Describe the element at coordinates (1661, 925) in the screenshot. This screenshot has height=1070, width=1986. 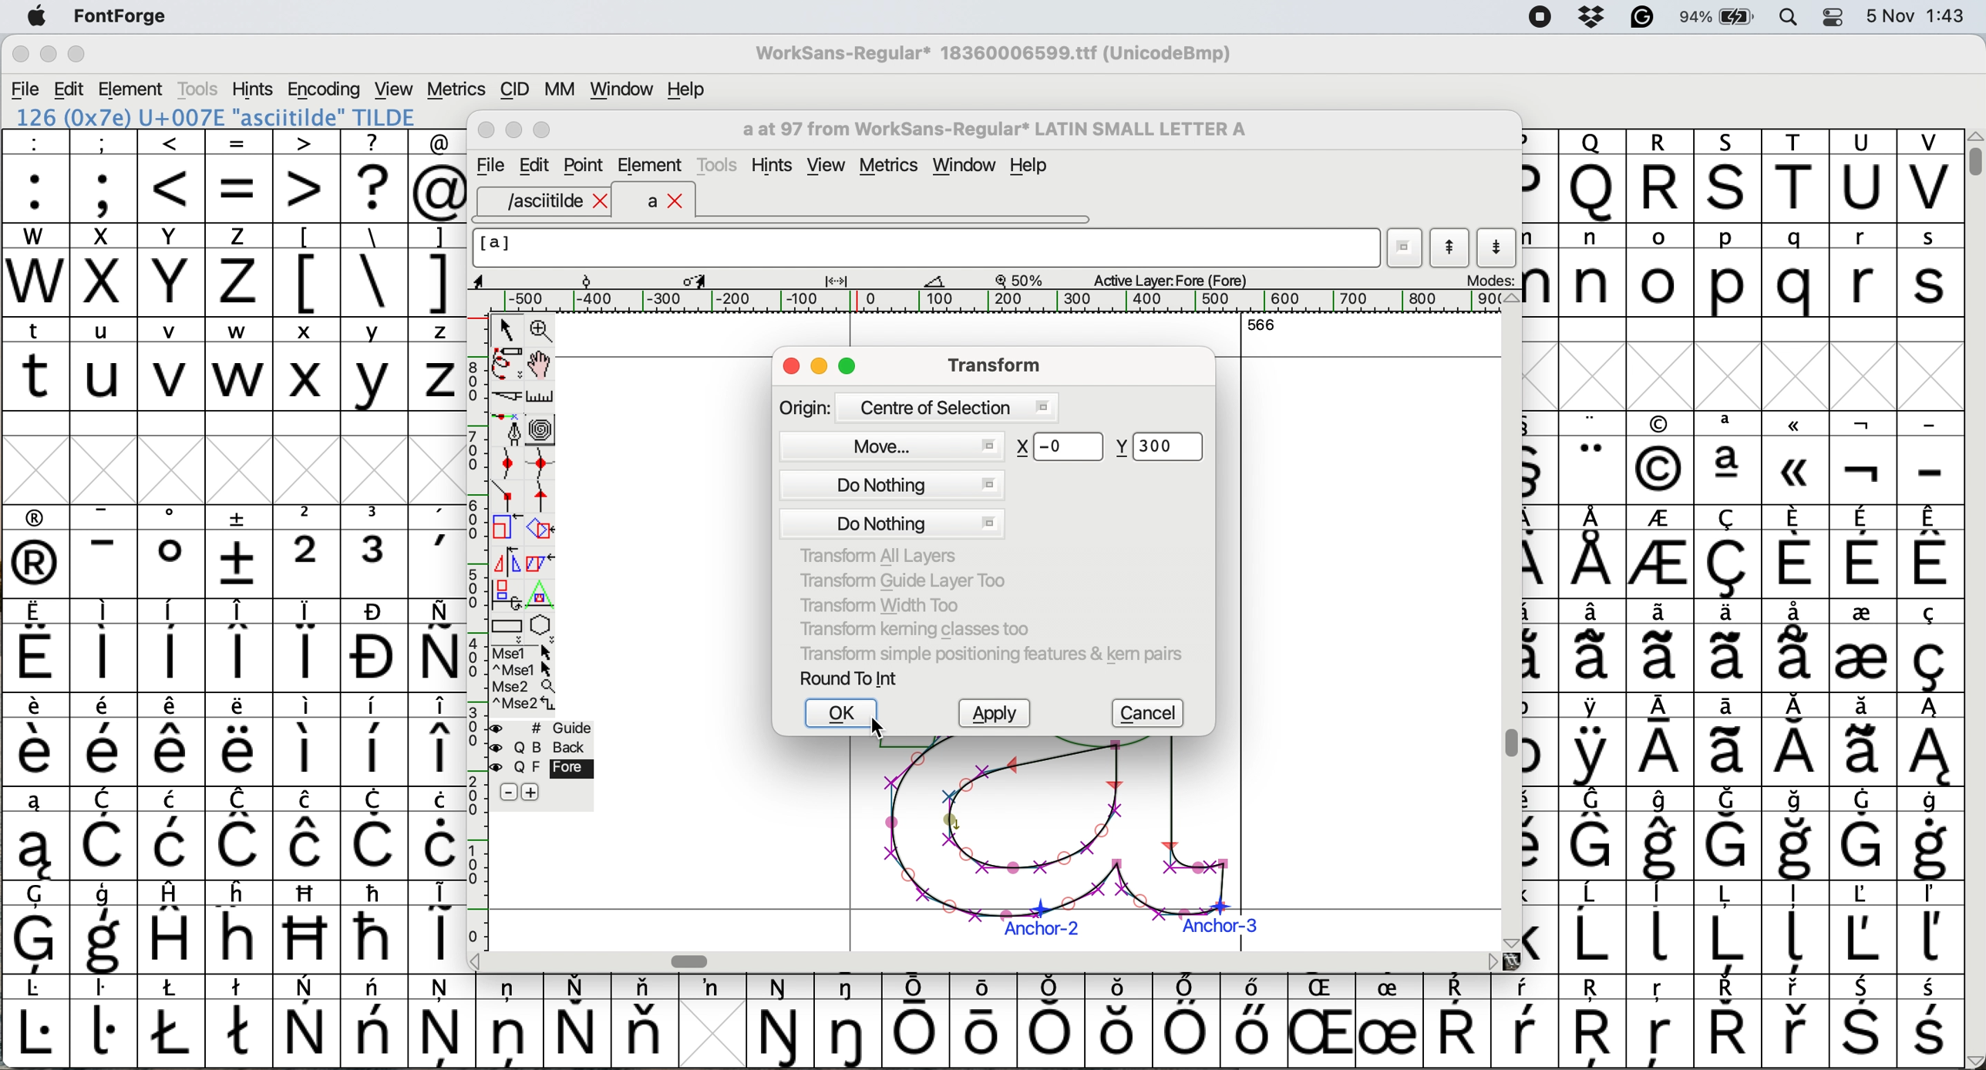
I see `symbol` at that location.